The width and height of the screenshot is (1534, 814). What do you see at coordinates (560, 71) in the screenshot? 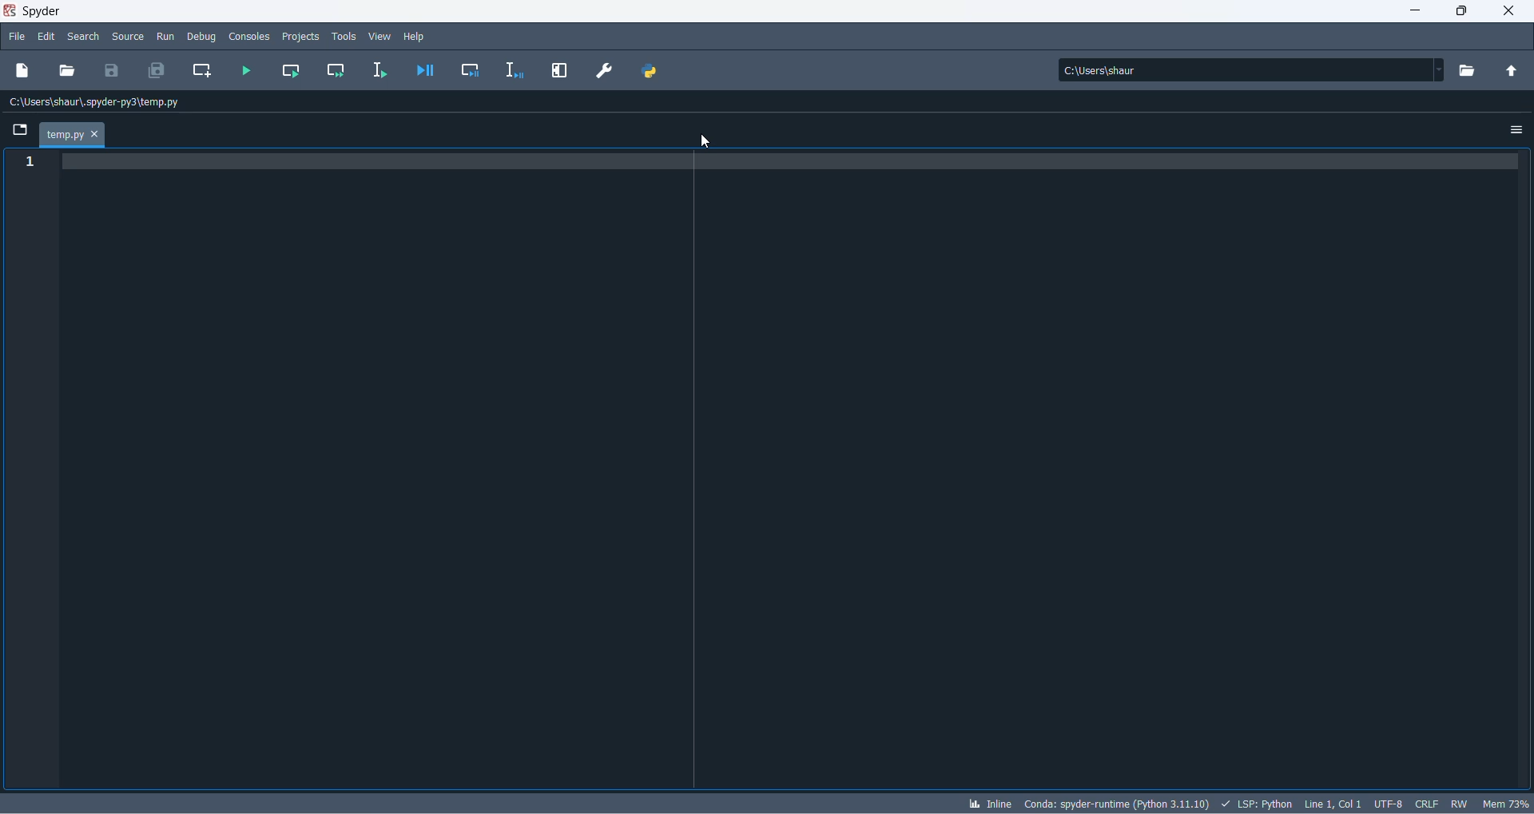
I see `maximize current pane` at bounding box center [560, 71].